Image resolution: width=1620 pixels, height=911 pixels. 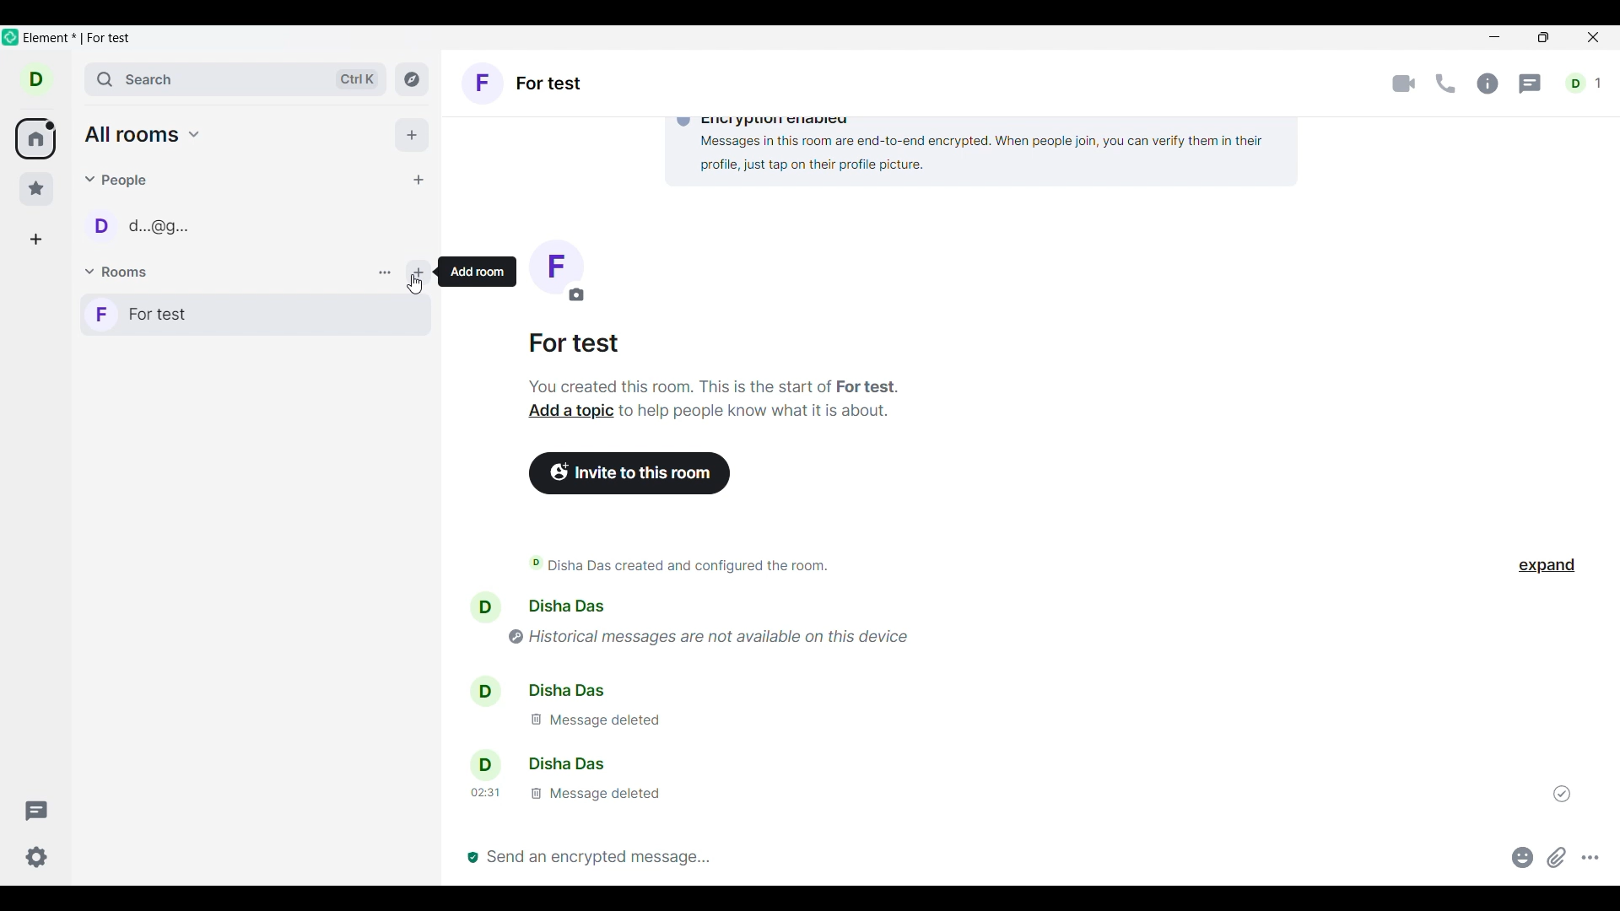 What do you see at coordinates (484, 793) in the screenshot?
I see `02:31` at bounding box center [484, 793].